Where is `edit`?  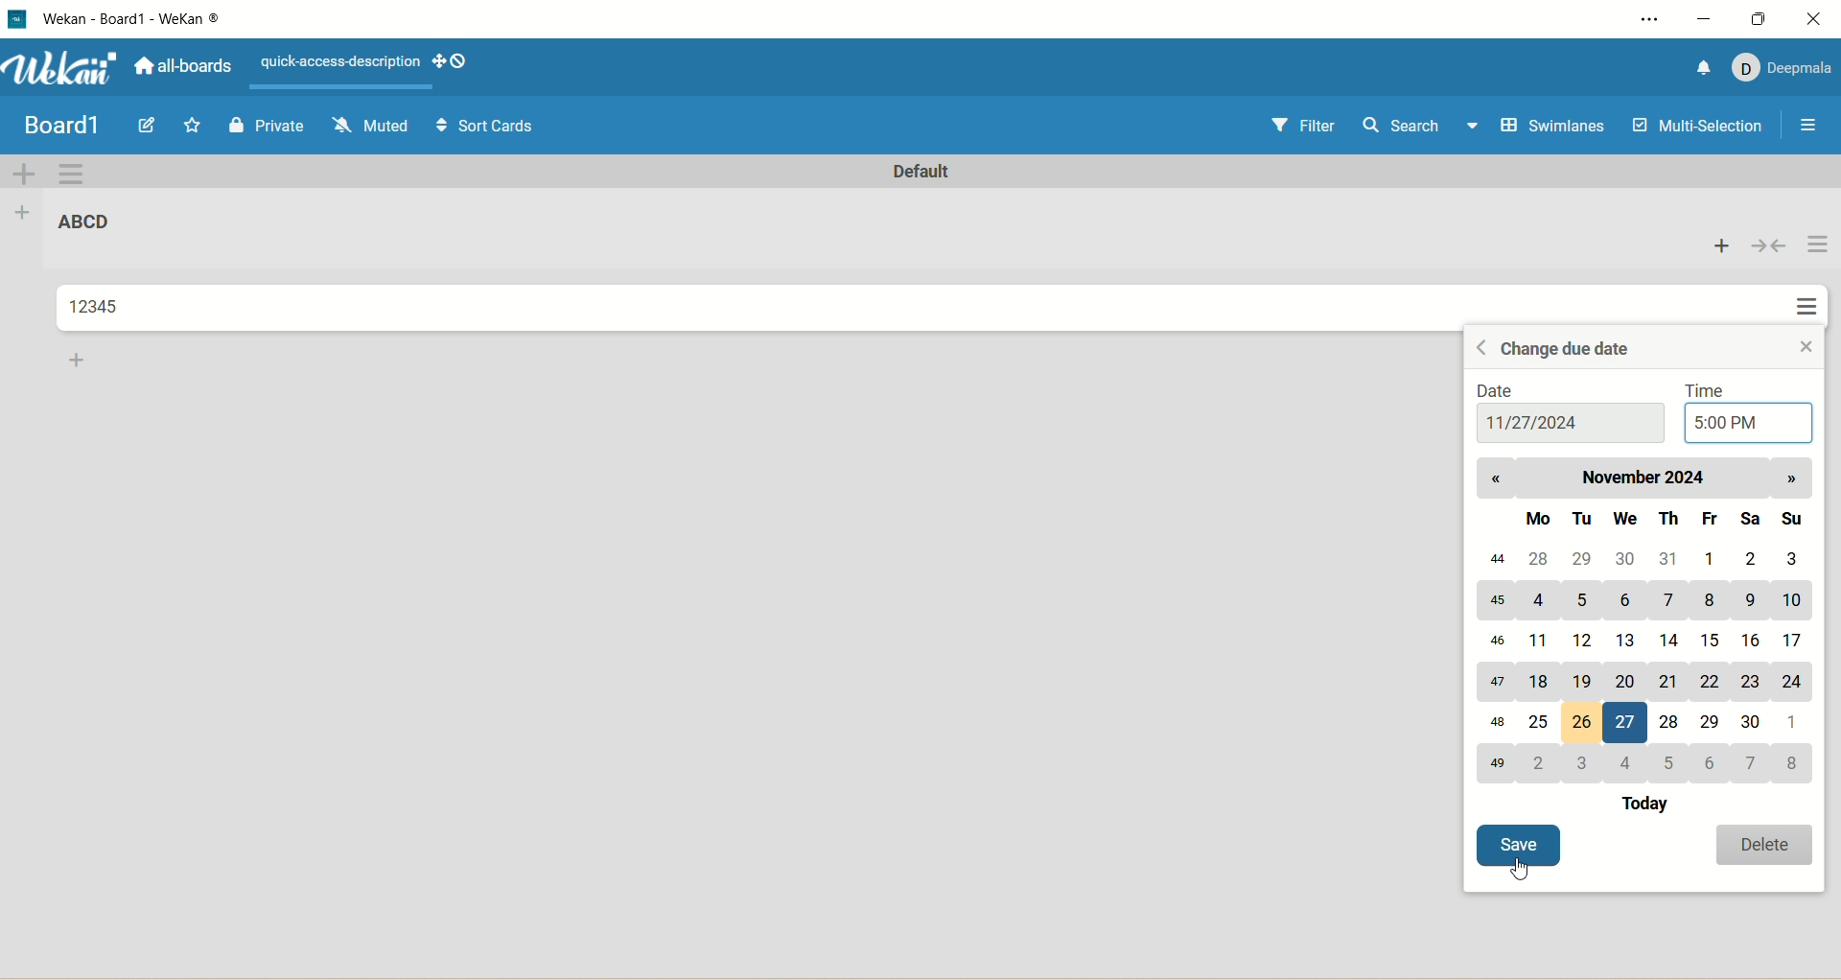 edit is located at coordinates (151, 126).